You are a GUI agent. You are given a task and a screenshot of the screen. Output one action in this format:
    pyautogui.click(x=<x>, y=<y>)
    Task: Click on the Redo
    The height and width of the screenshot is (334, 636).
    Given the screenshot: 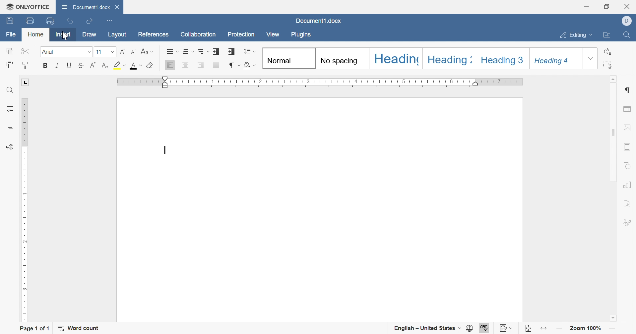 What is the action you would take?
    pyautogui.click(x=91, y=21)
    